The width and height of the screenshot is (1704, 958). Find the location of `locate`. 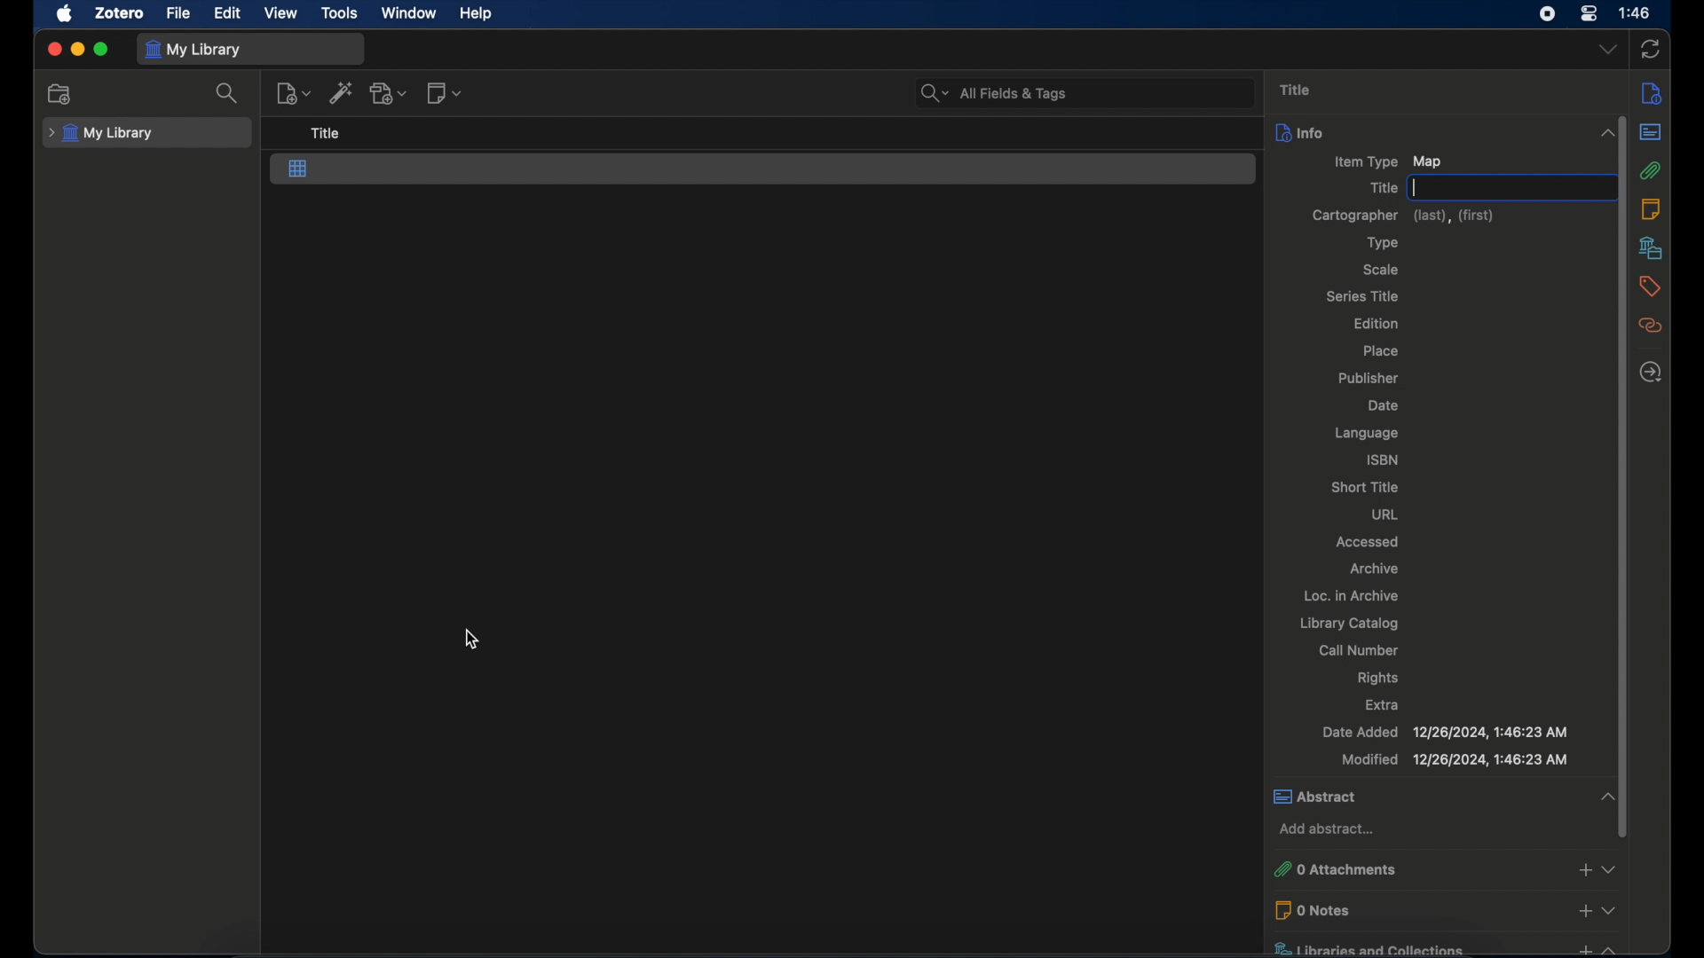

locate is located at coordinates (1651, 372).